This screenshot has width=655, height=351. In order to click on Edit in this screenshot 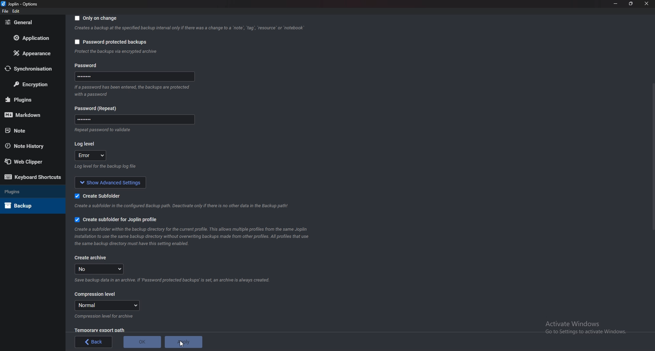, I will do `click(16, 11)`.